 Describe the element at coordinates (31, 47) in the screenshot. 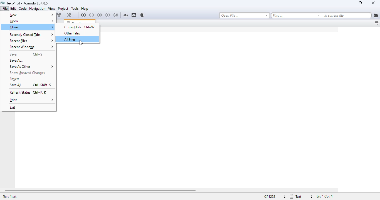

I see `recent windows` at that location.